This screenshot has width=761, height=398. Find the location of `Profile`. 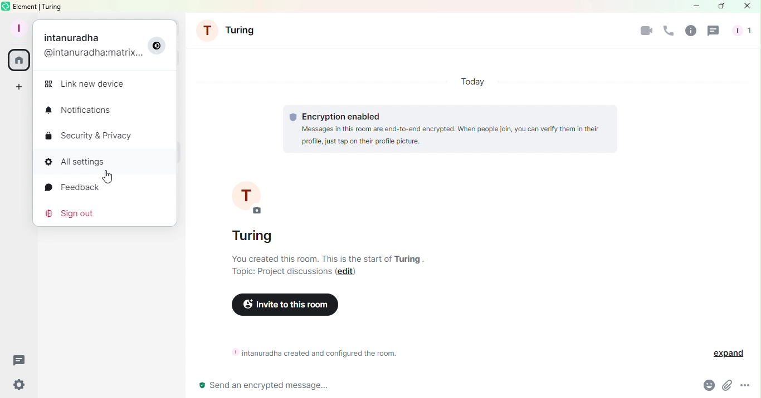

Profile is located at coordinates (104, 43).